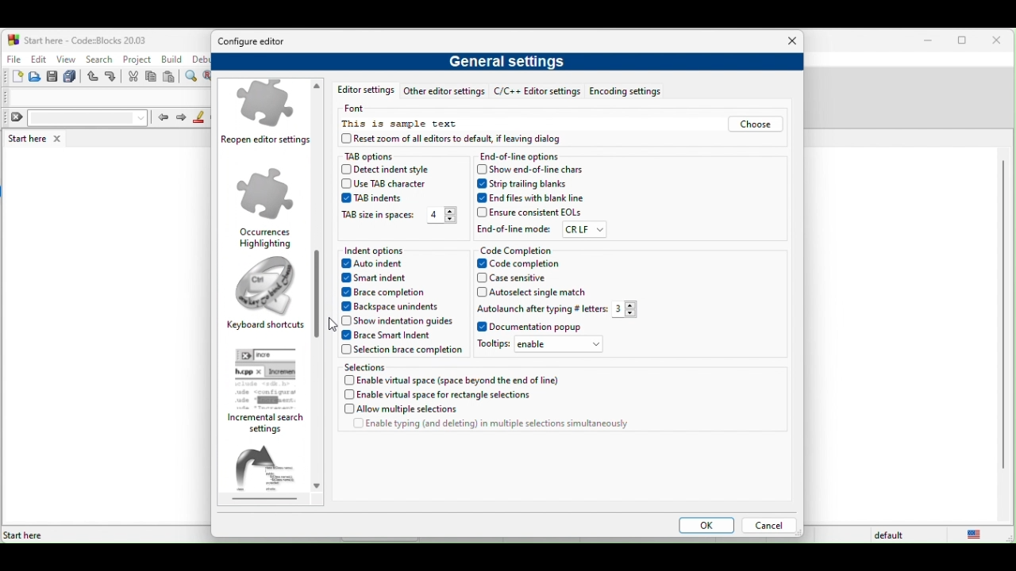 This screenshot has height=571, width=1016. What do you see at coordinates (402, 125) in the screenshot?
I see `this is sample text` at bounding box center [402, 125].